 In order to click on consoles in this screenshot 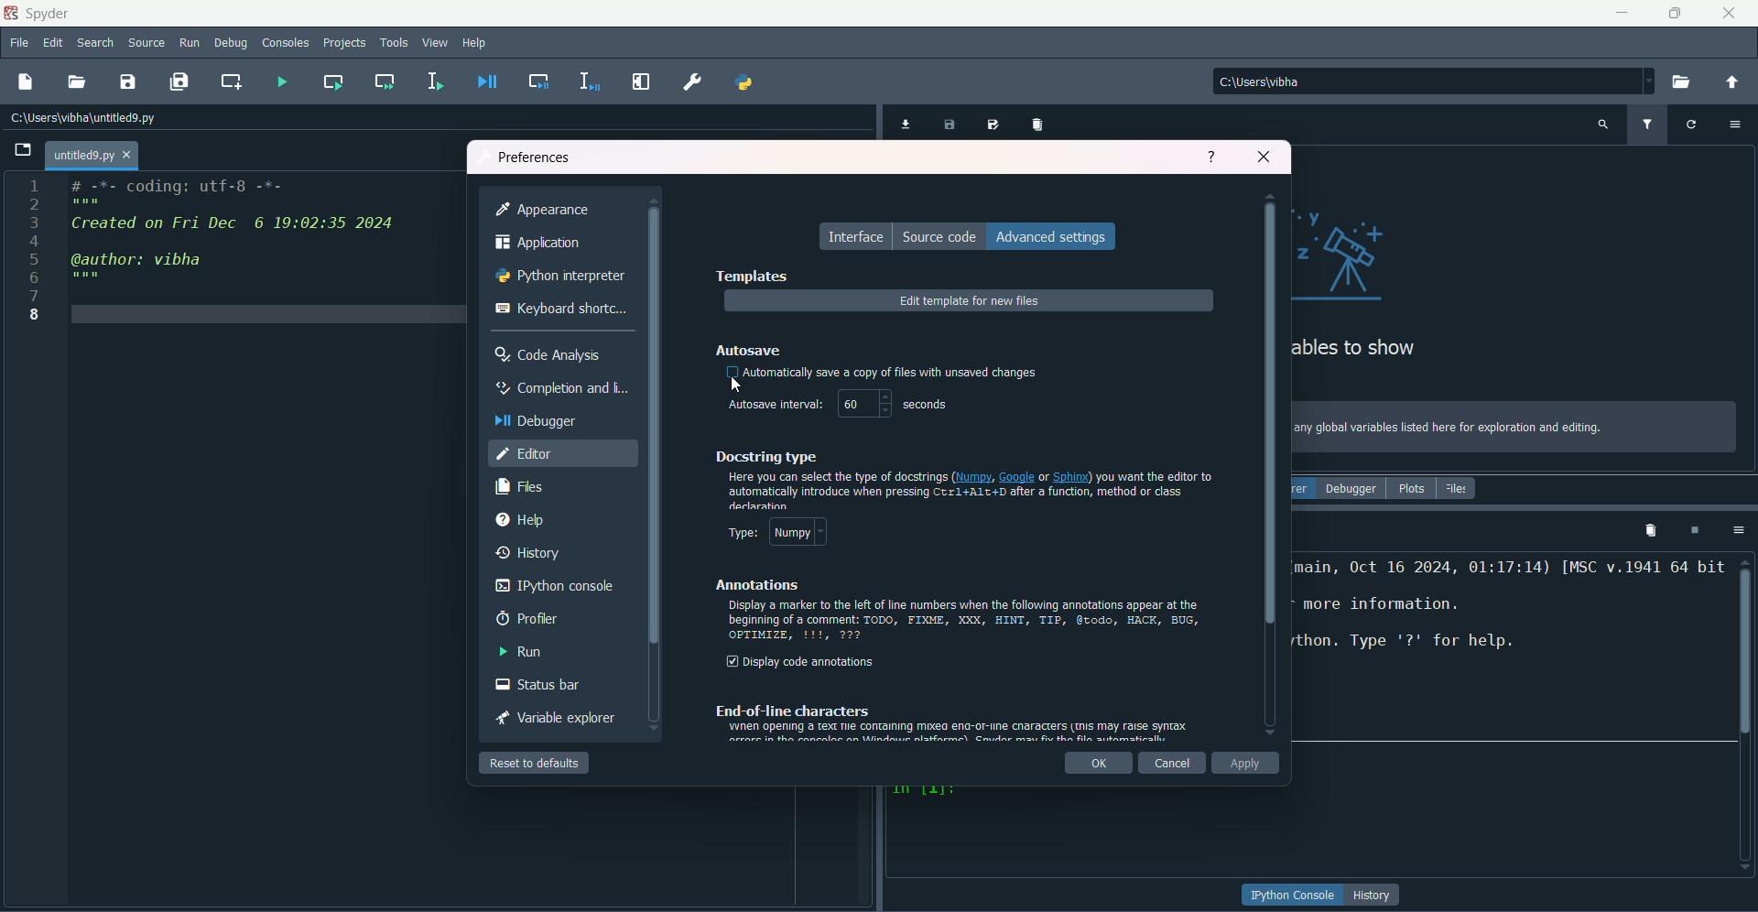, I will do `click(287, 42)`.